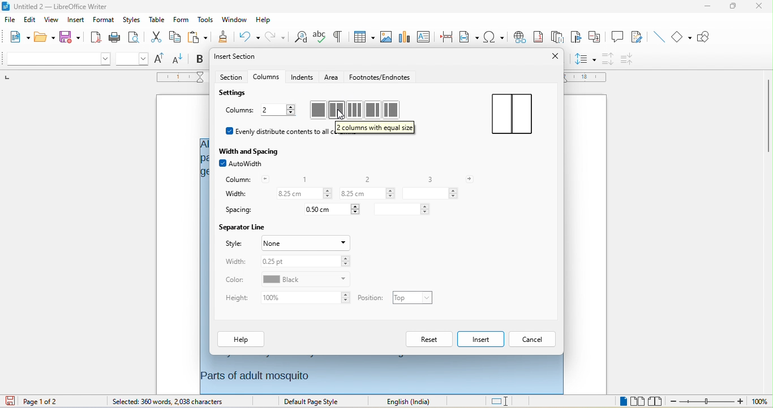 This screenshot has width=773, height=408. Describe the element at coordinates (115, 36) in the screenshot. I see `print` at that location.